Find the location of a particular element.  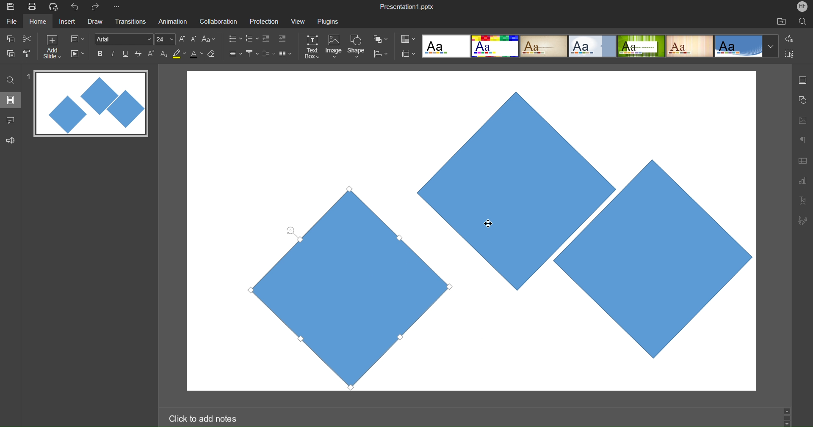

Font is located at coordinates (123, 39).